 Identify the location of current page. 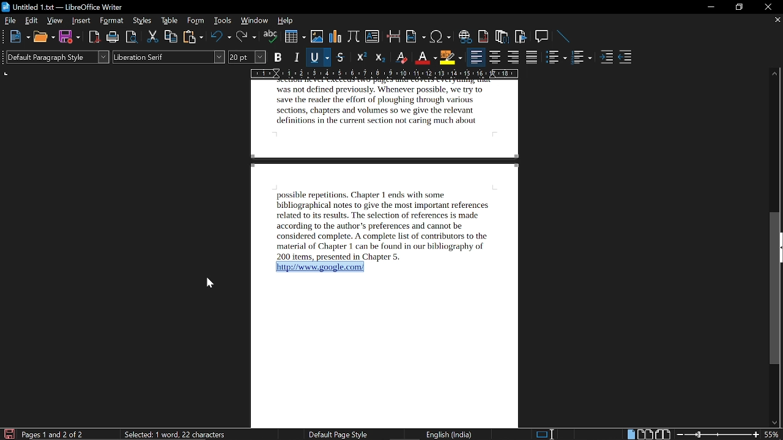
(53, 434).